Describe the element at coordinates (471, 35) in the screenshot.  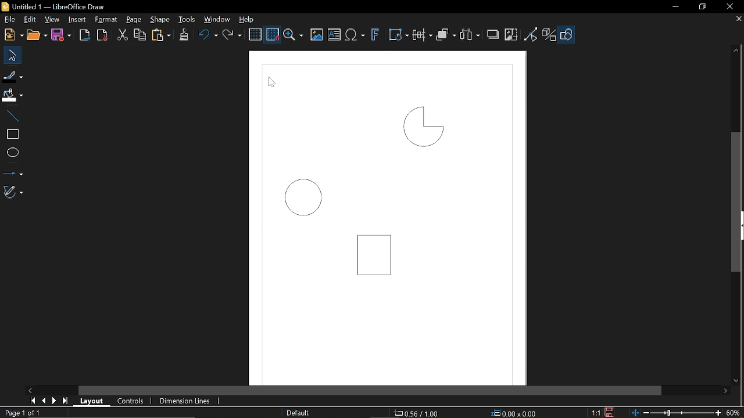
I see `Select at least three objects to distribute` at that location.